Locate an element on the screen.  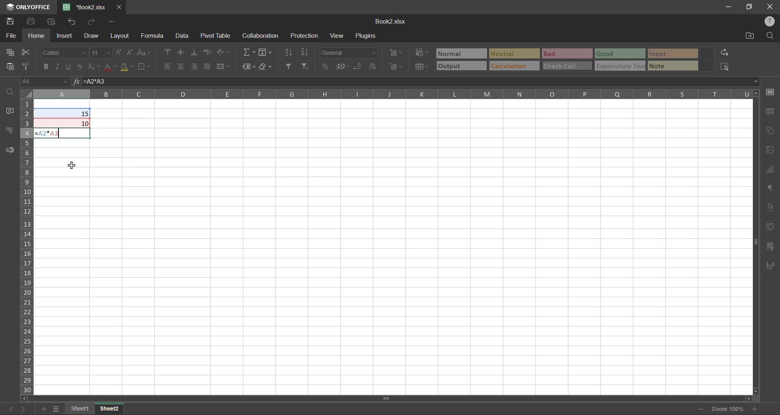
sheet list is located at coordinates (56, 409).